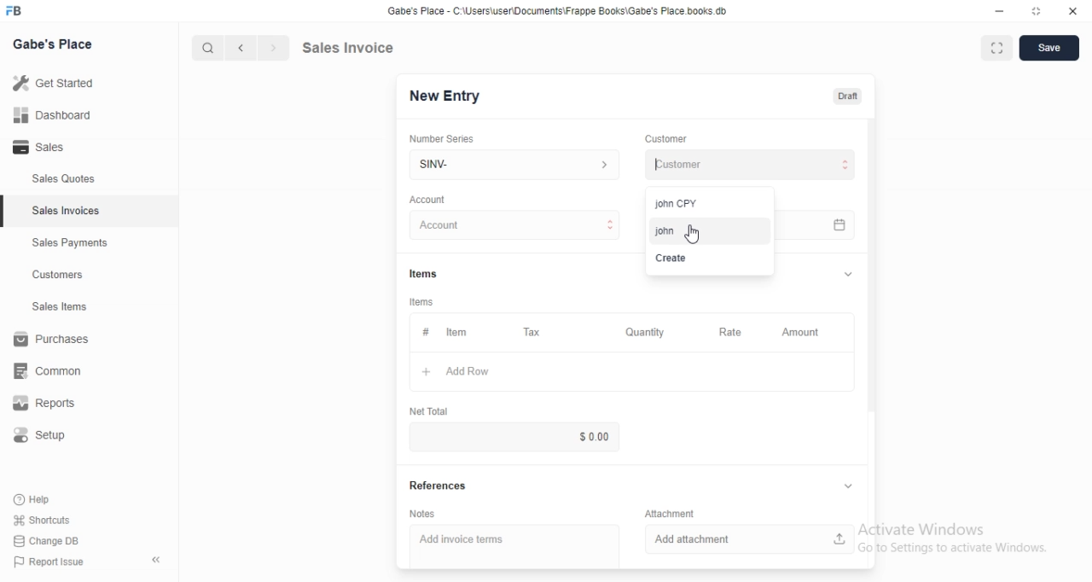  Describe the element at coordinates (55, 149) in the screenshot. I see `- Sales` at that location.